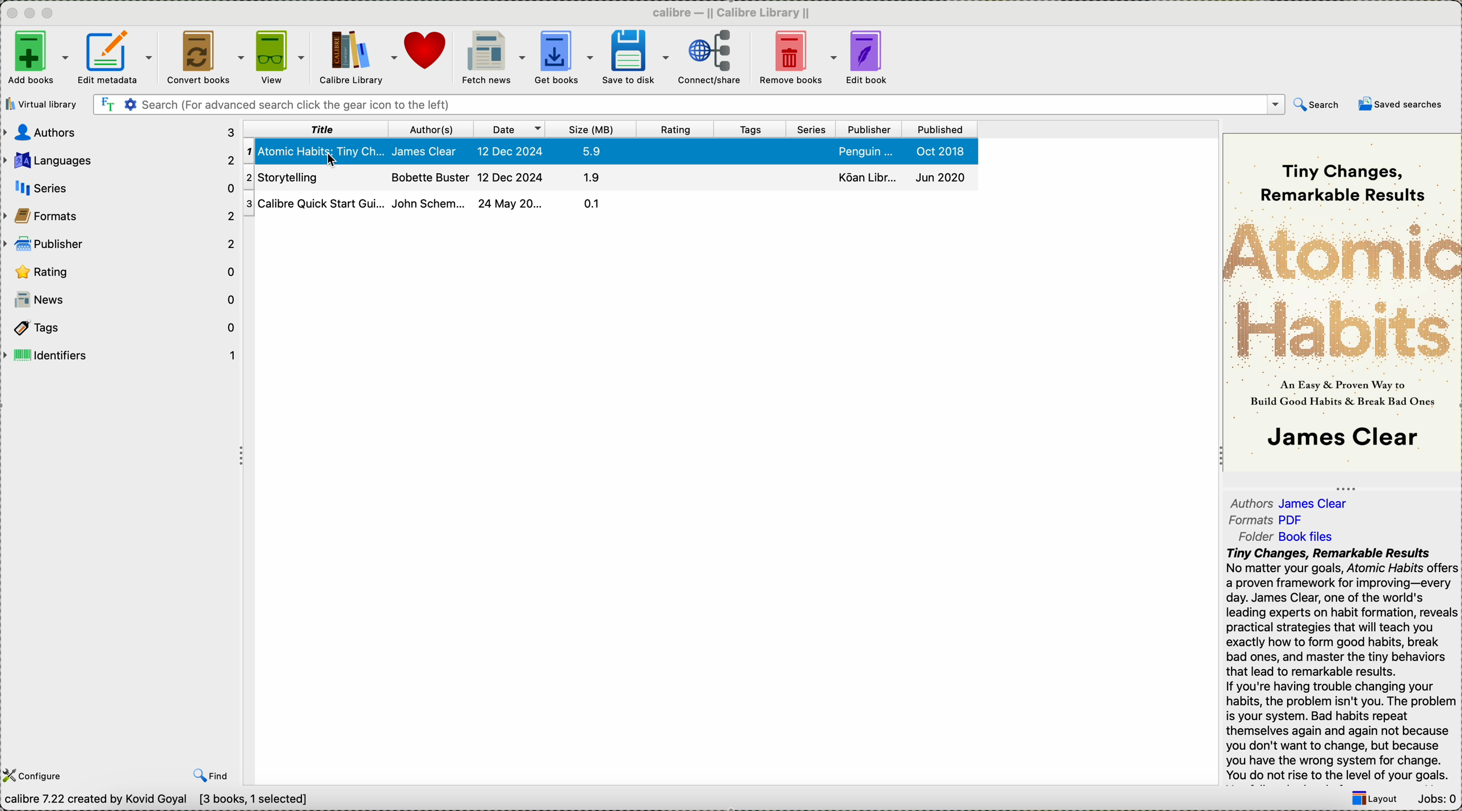 The image size is (1462, 811). I want to click on series, so click(815, 130).